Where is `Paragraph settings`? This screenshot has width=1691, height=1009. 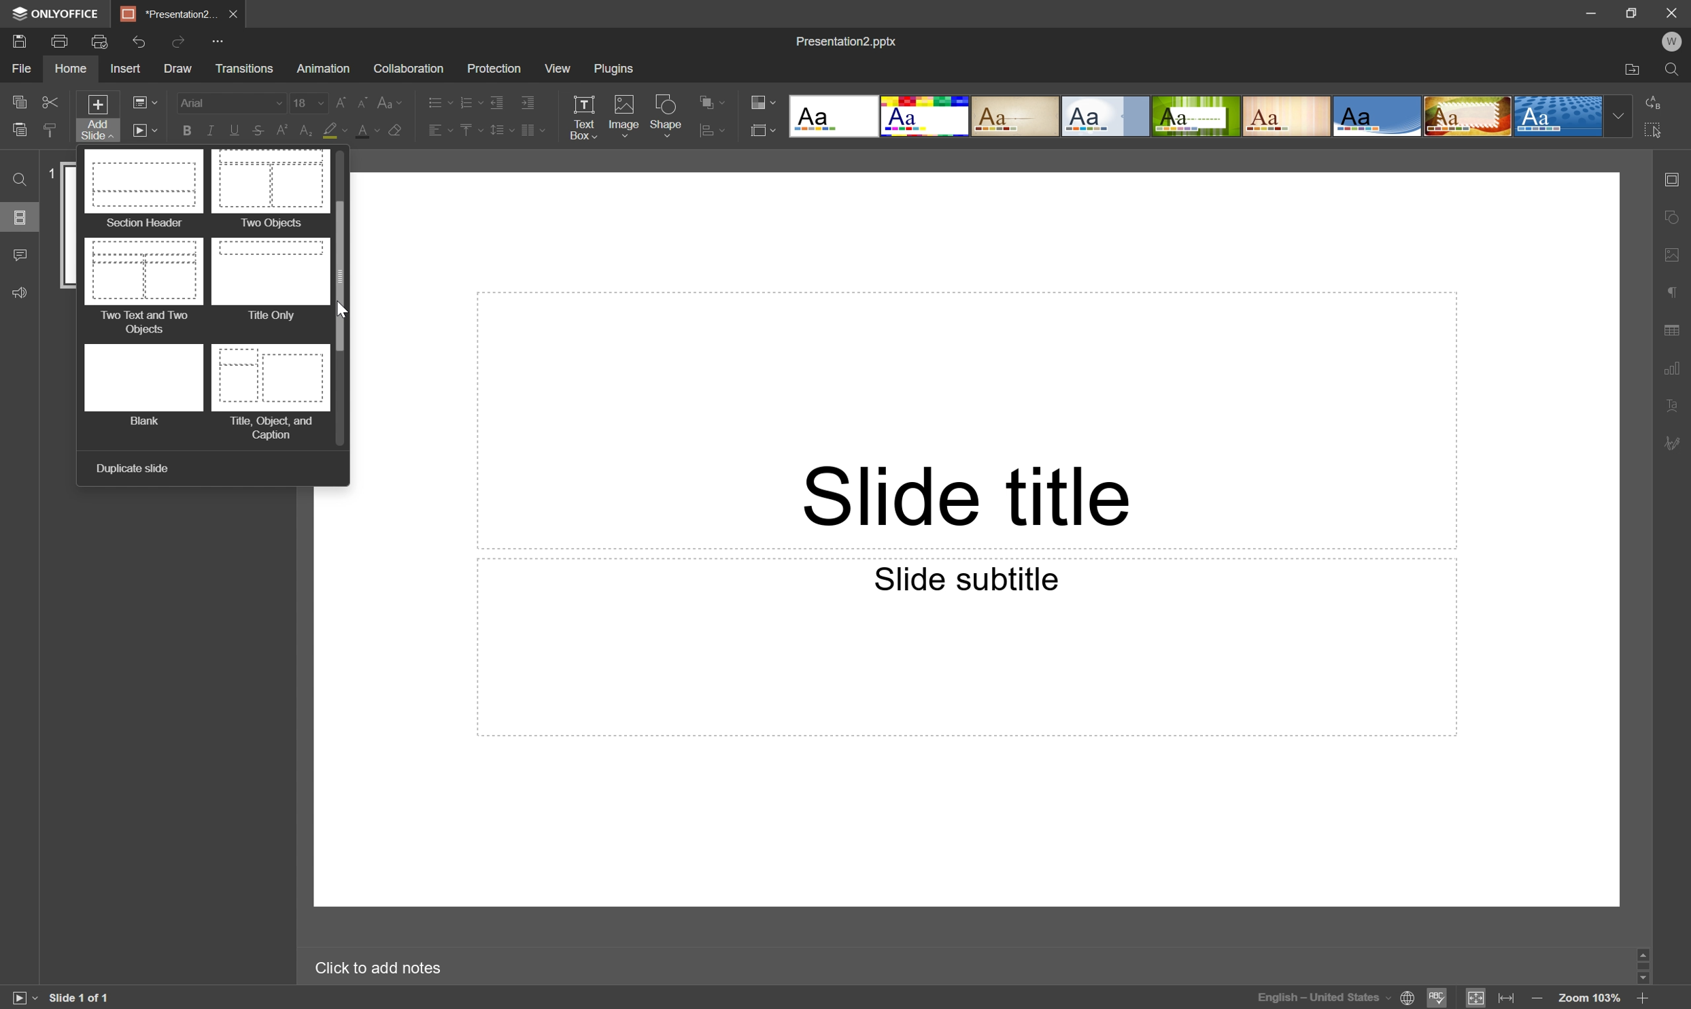 Paragraph settings is located at coordinates (1673, 289).